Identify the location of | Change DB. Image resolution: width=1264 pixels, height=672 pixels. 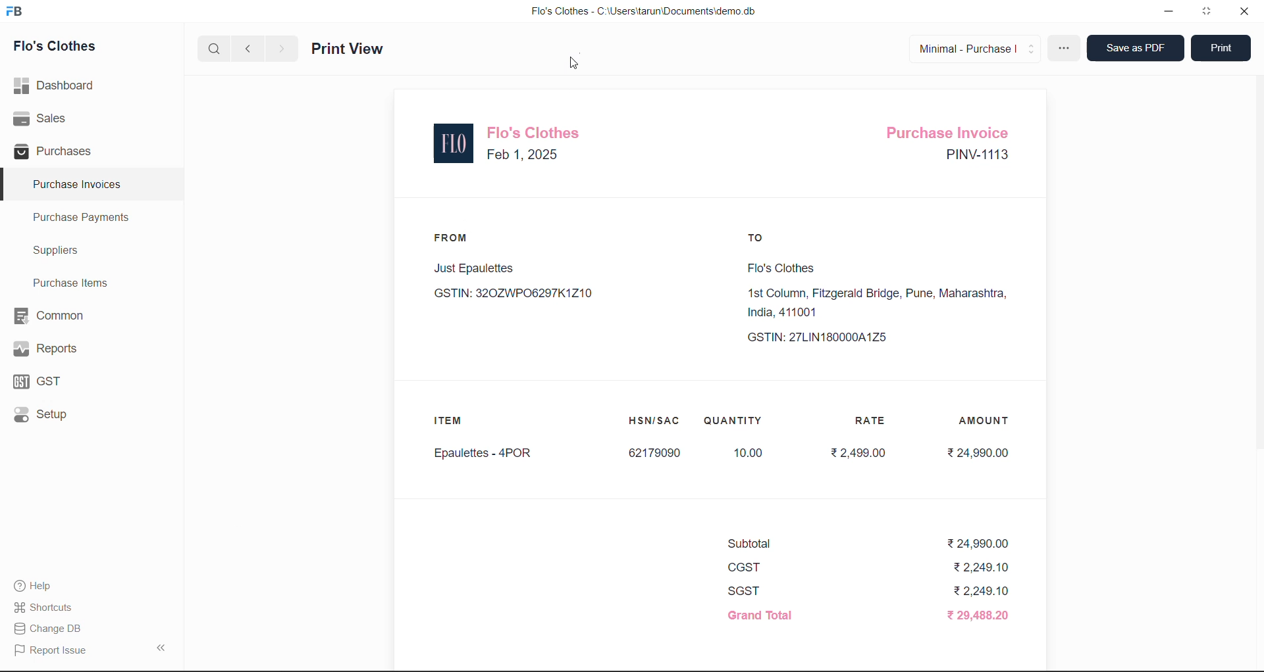
(51, 628).